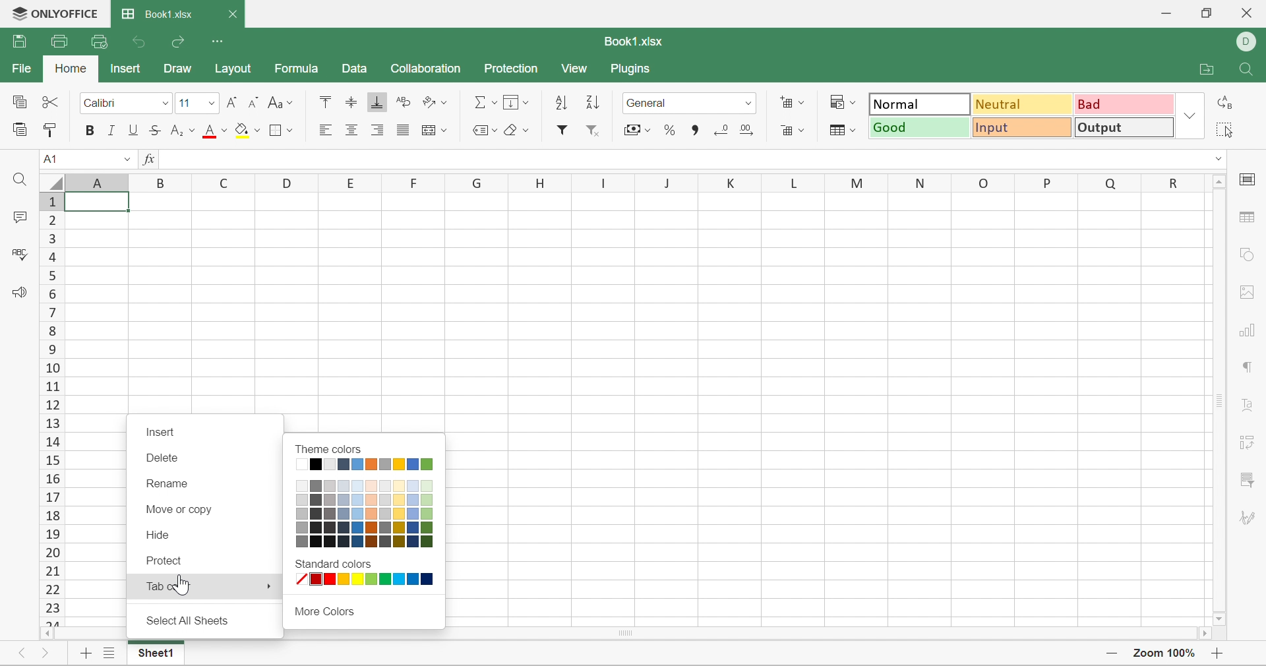 This screenshot has height=666, width=1266. I want to click on Quick print, so click(100, 42).